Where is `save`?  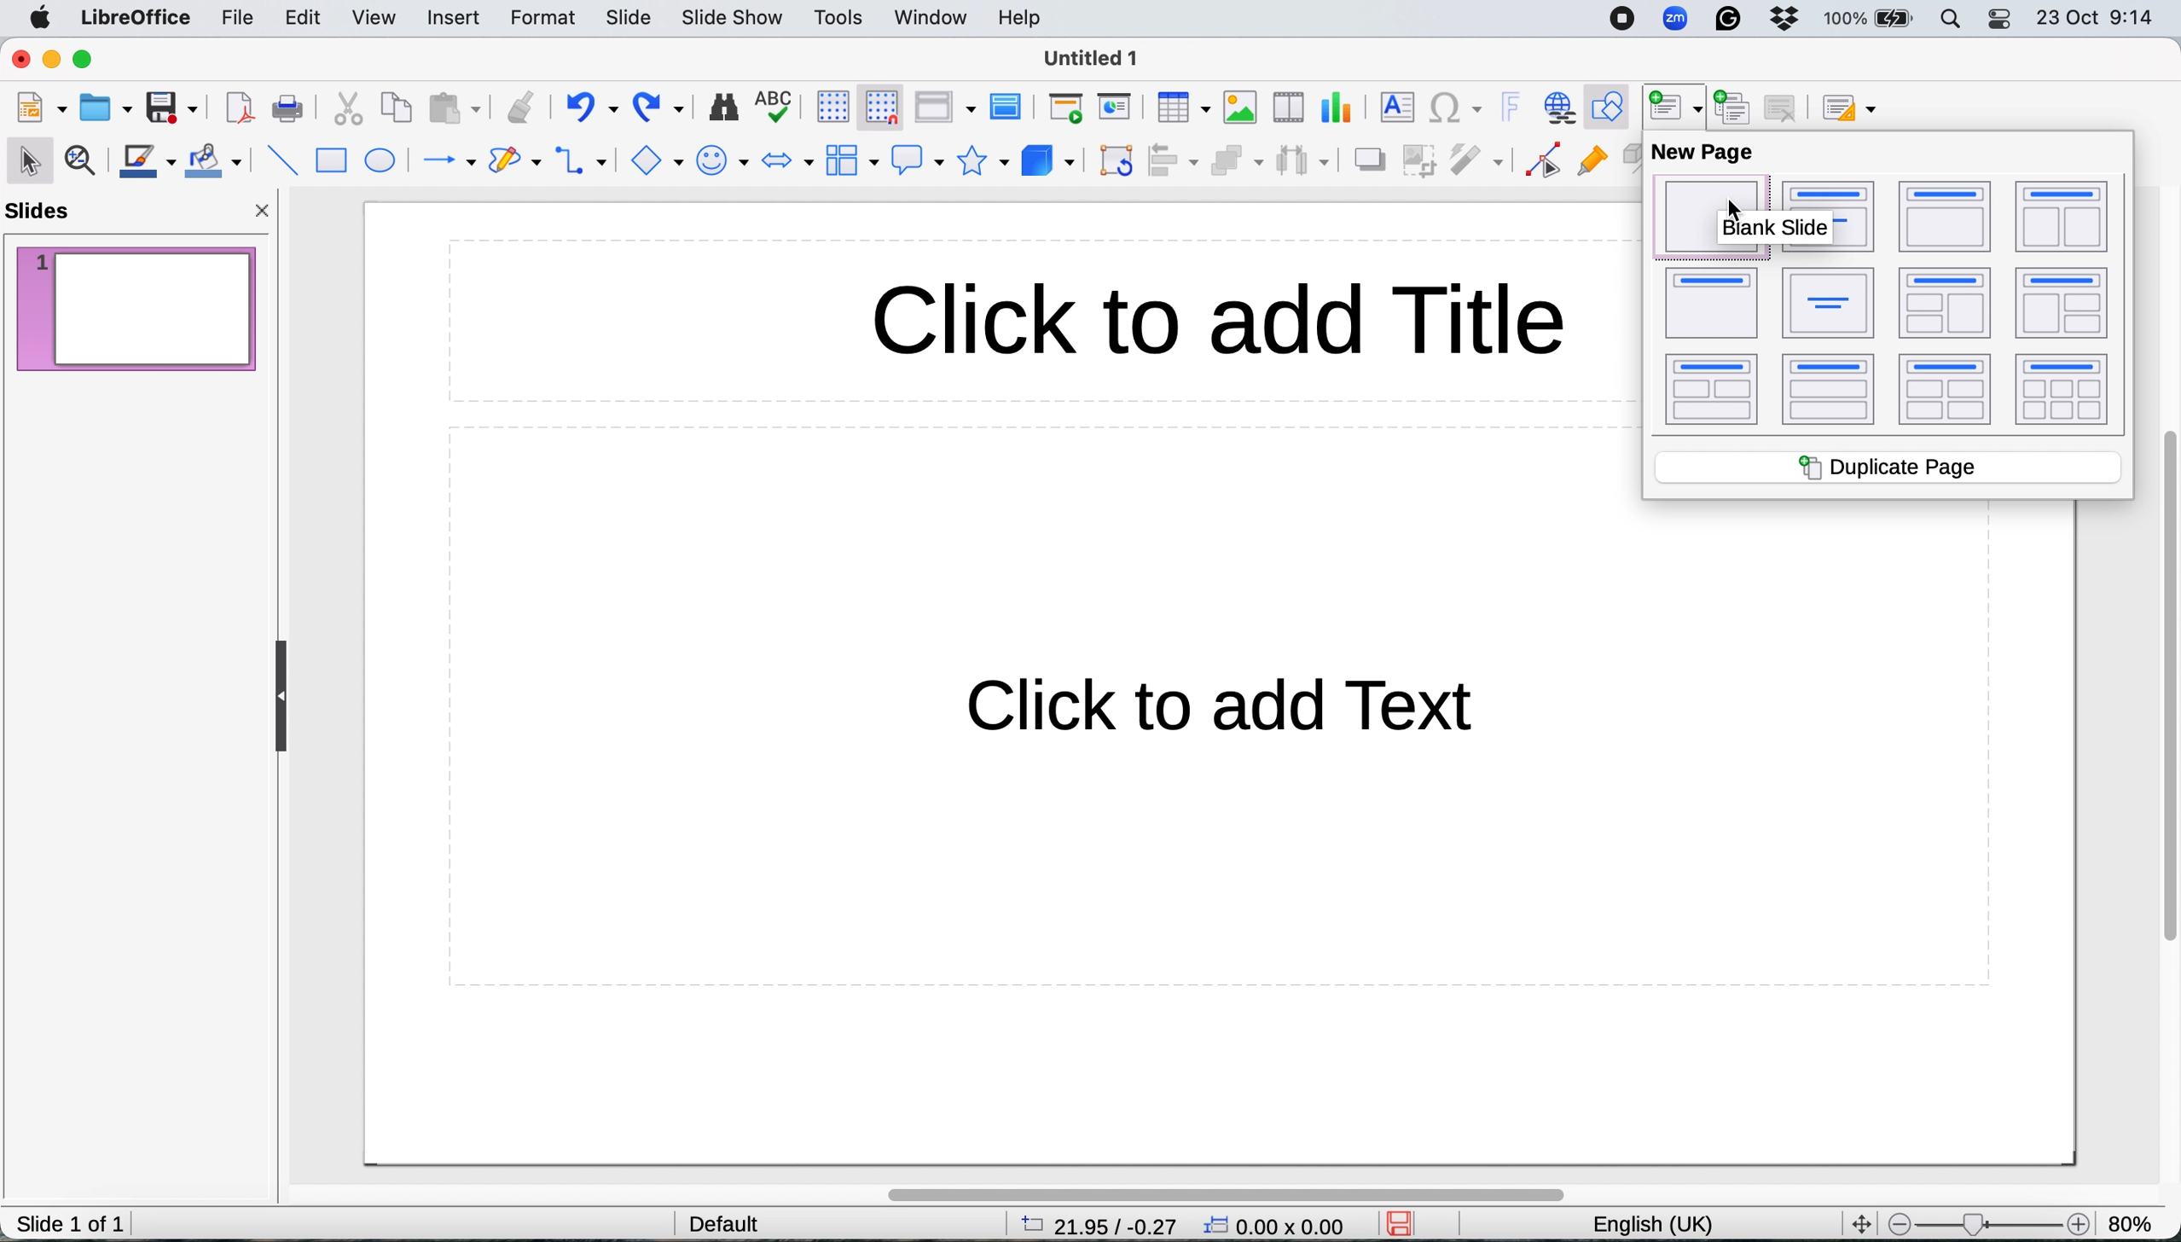 save is located at coordinates (170, 107).